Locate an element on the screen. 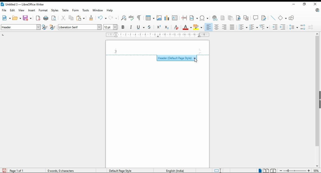  align right is located at coordinates (224, 27).